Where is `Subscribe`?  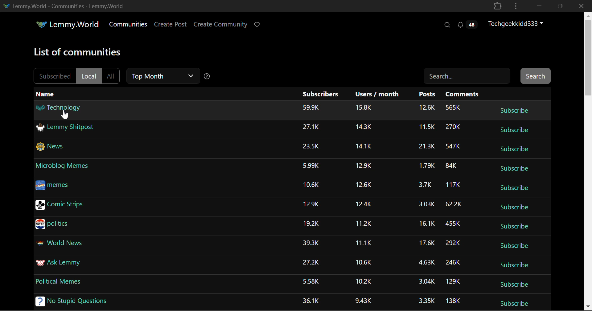 Subscribe is located at coordinates (517, 267).